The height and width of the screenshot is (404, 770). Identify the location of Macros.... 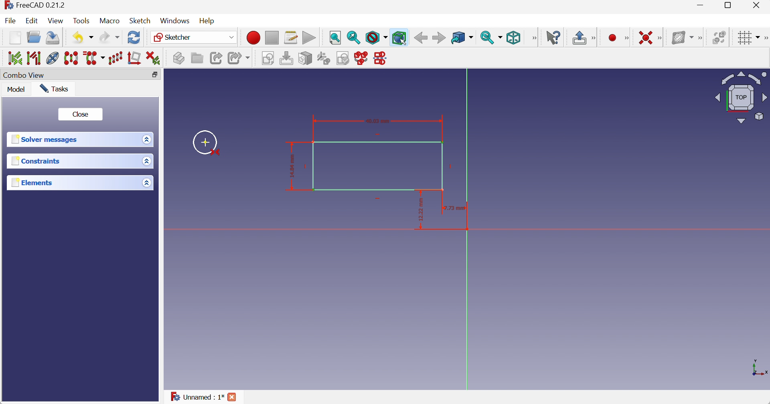
(291, 38).